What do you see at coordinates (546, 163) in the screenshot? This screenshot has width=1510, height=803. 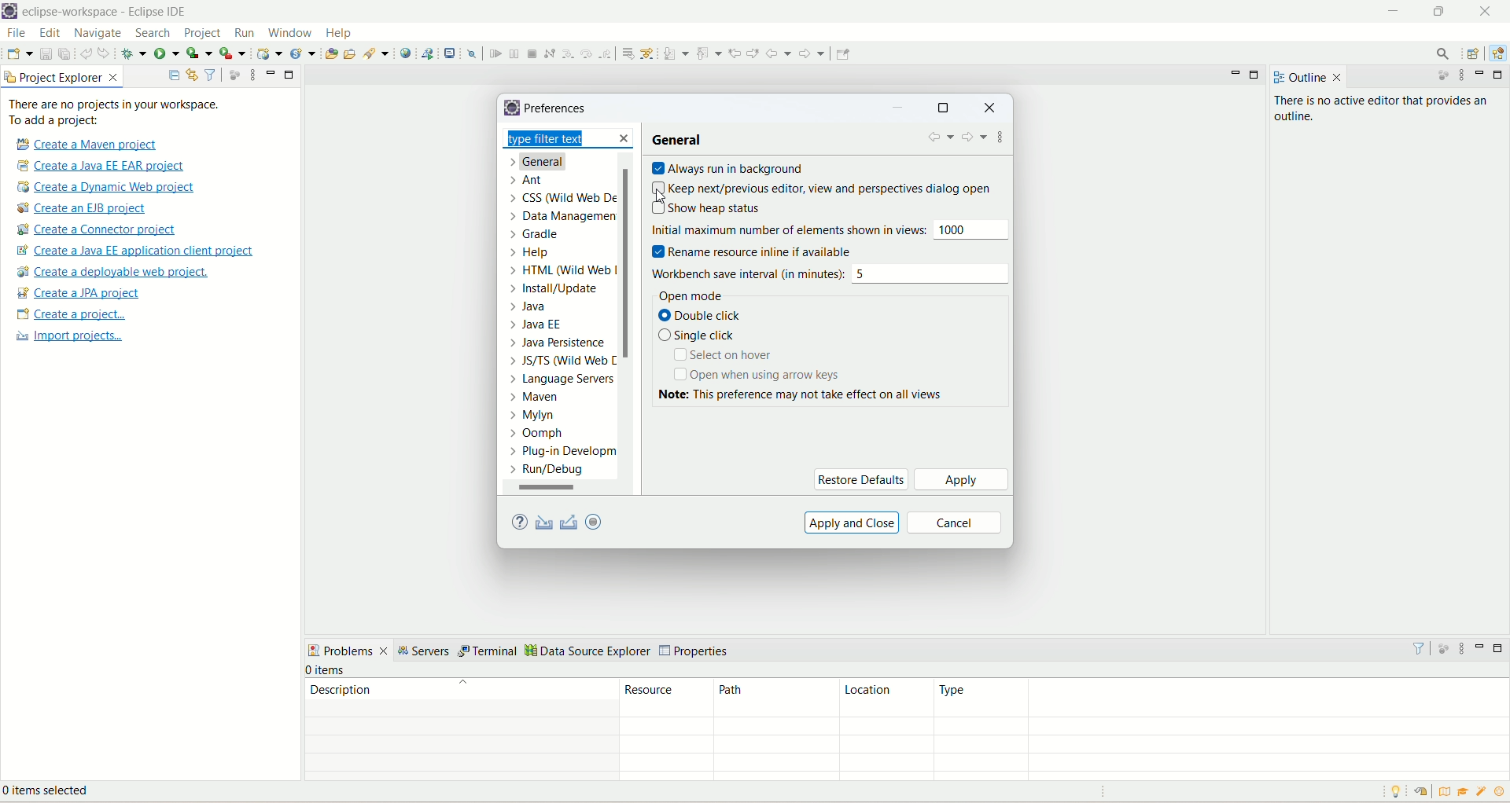 I see `general` at bounding box center [546, 163].